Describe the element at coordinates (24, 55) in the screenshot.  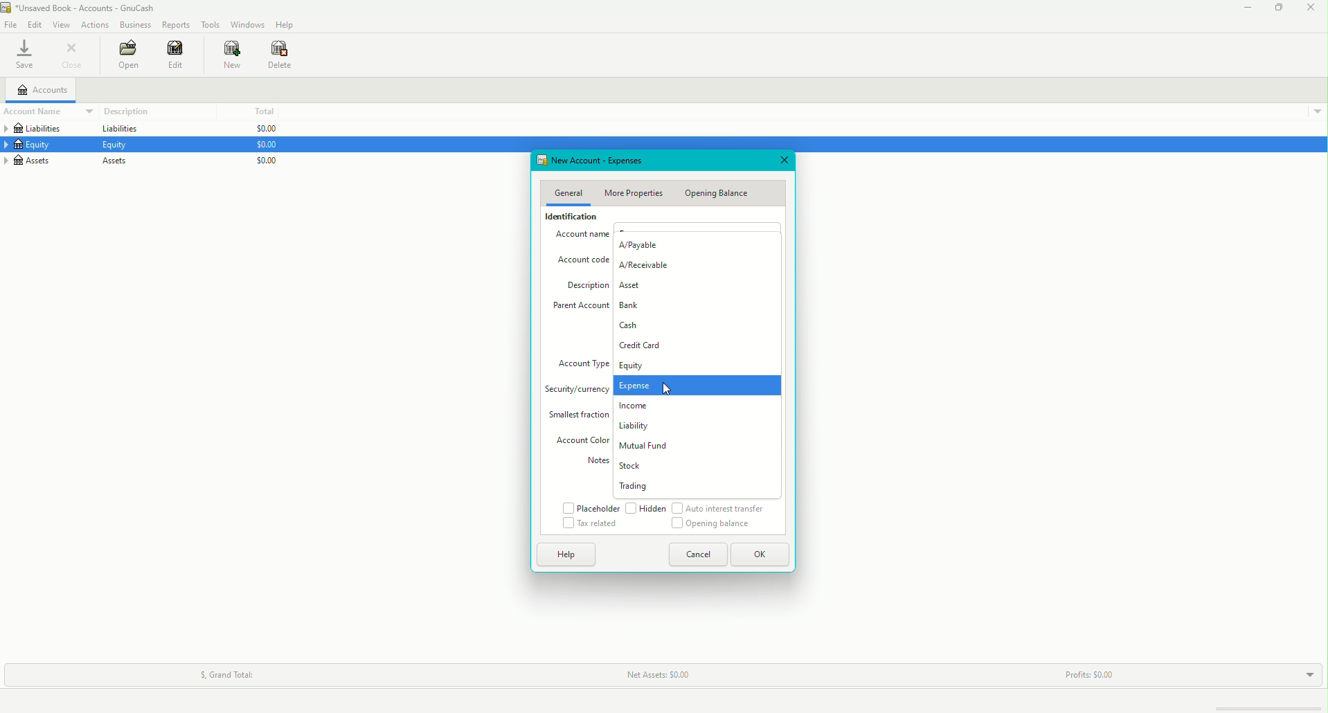
I see `Save` at that location.